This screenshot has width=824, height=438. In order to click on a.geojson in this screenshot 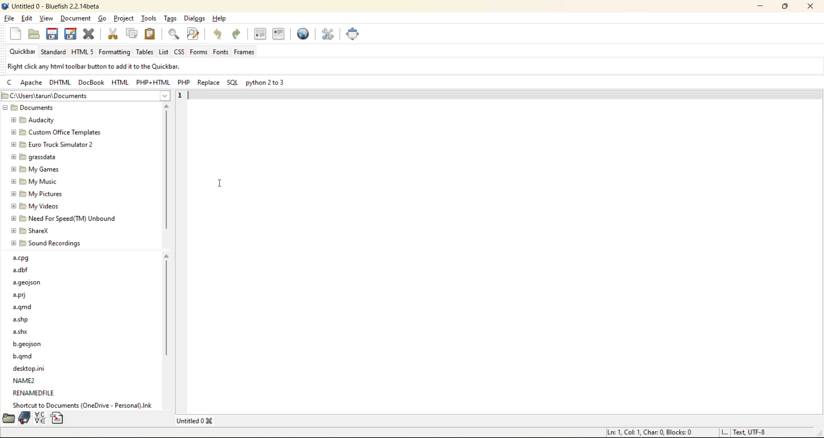, I will do `click(28, 283)`.